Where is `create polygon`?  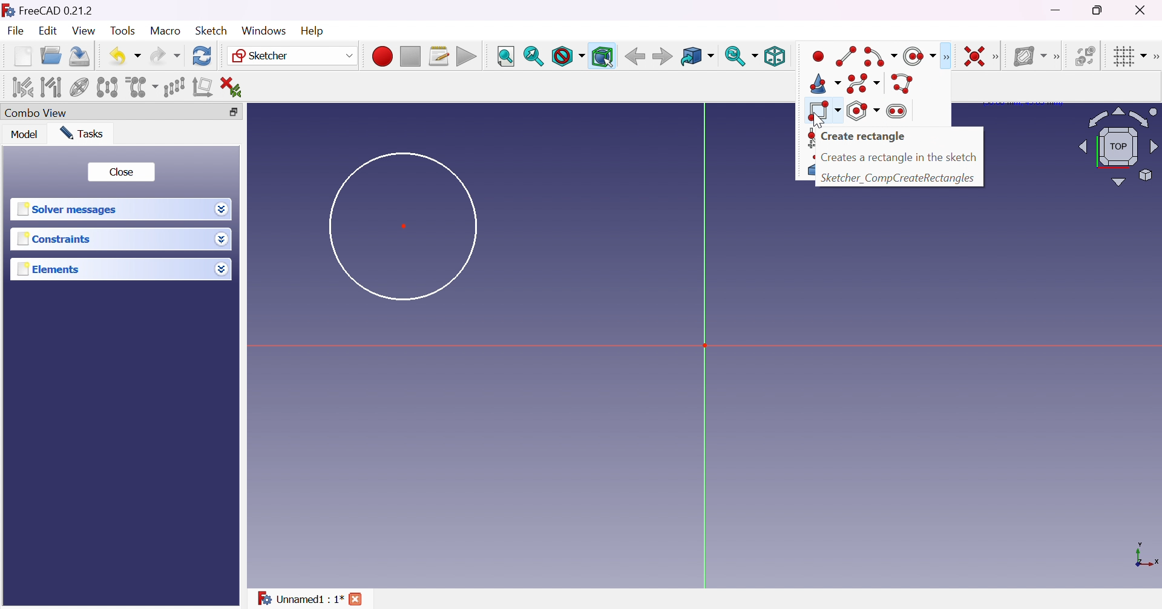 create polygon is located at coordinates (862, 111).